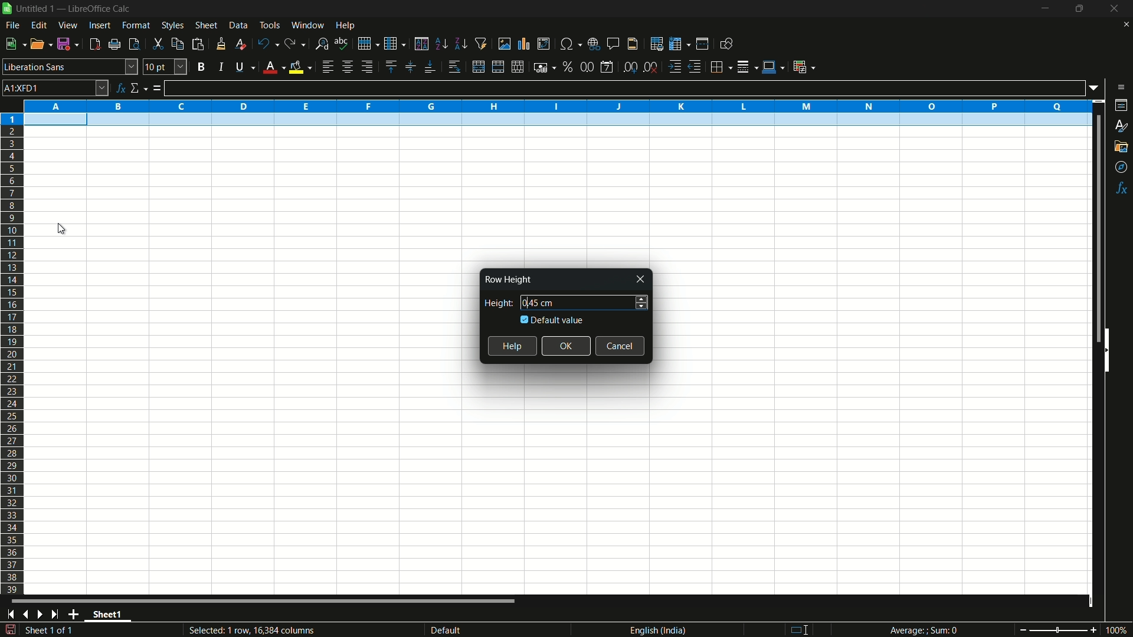 Image resolution: width=1133 pixels, height=637 pixels. I want to click on functions, so click(1122, 188).